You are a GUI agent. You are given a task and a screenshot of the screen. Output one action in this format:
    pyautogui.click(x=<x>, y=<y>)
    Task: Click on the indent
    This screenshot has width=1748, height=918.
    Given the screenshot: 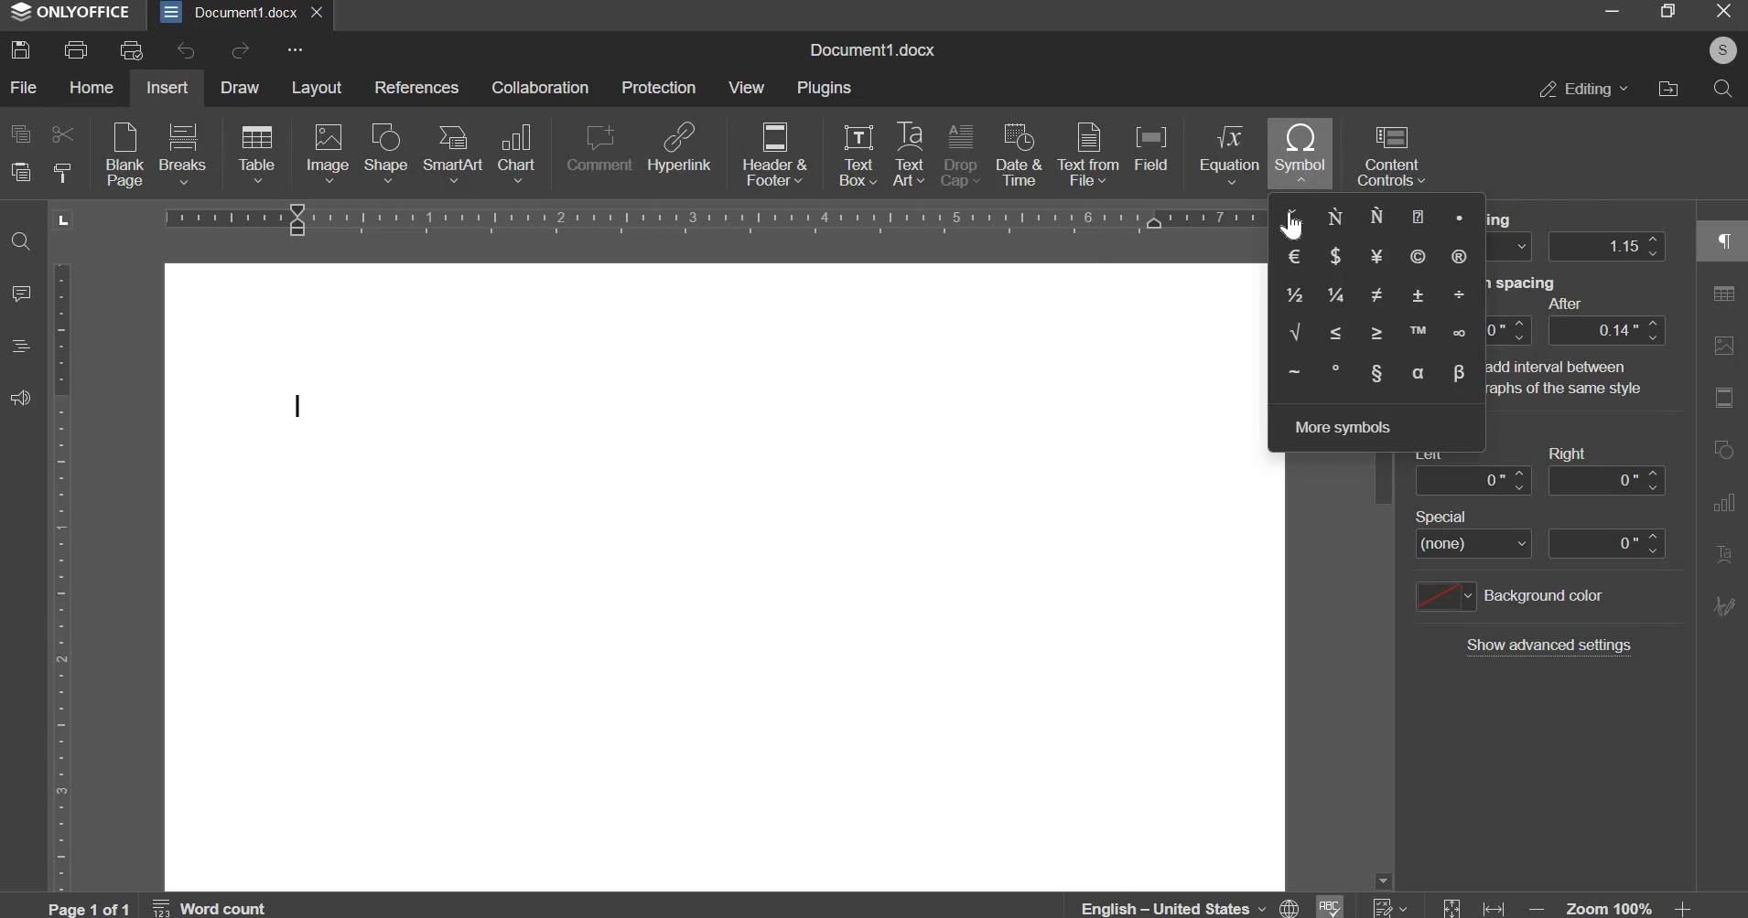 What is the action you would take?
    pyautogui.click(x=1538, y=479)
    